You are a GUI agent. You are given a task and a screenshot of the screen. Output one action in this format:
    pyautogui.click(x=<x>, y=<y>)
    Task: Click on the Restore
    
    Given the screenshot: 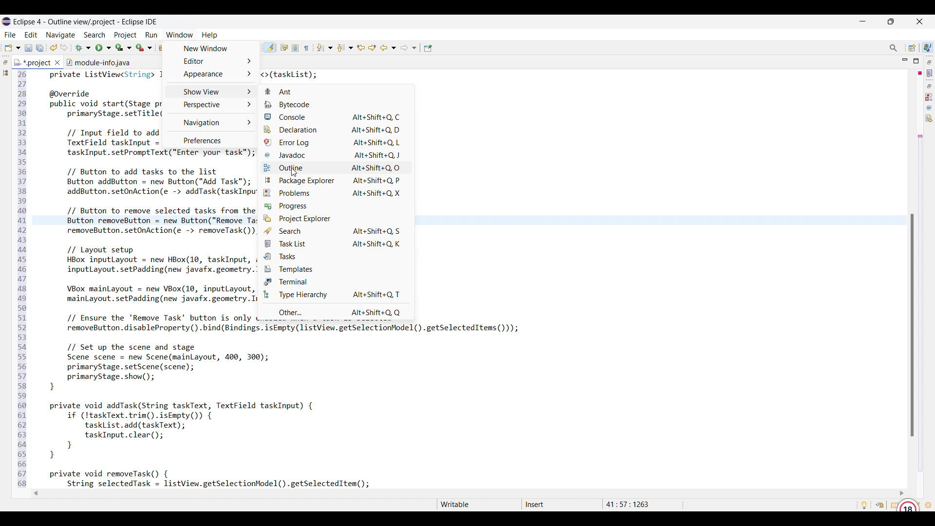 What is the action you would take?
    pyautogui.click(x=930, y=62)
    